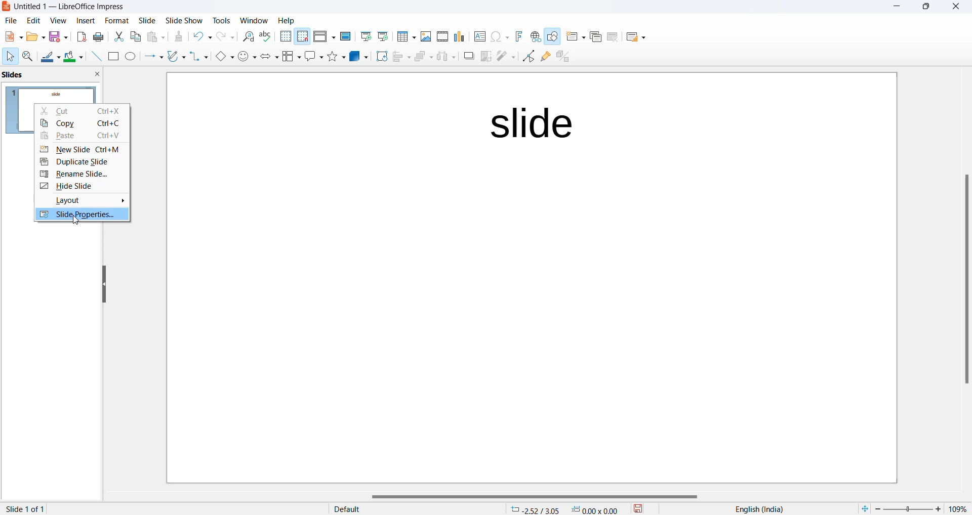 This screenshot has width=972, height=515. Describe the element at coordinates (10, 57) in the screenshot. I see `cursor` at that location.